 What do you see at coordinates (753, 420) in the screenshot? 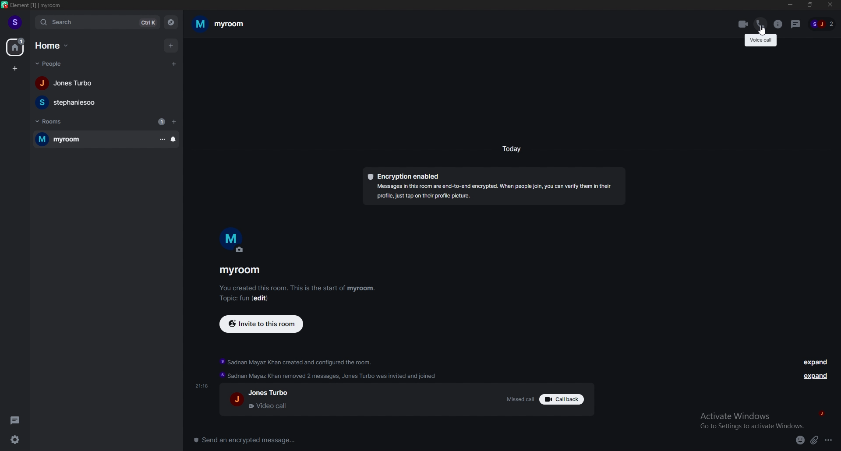
I see `Activate Windows
Go to Settings to activate Windows.` at bounding box center [753, 420].